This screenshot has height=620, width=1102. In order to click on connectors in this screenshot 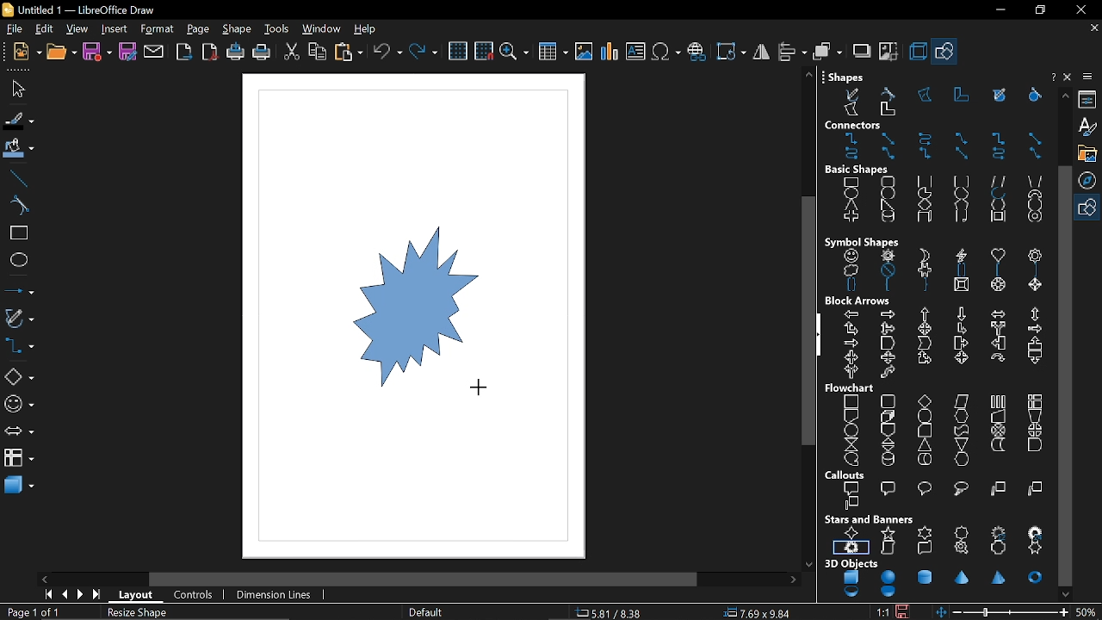, I will do `click(18, 349)`.